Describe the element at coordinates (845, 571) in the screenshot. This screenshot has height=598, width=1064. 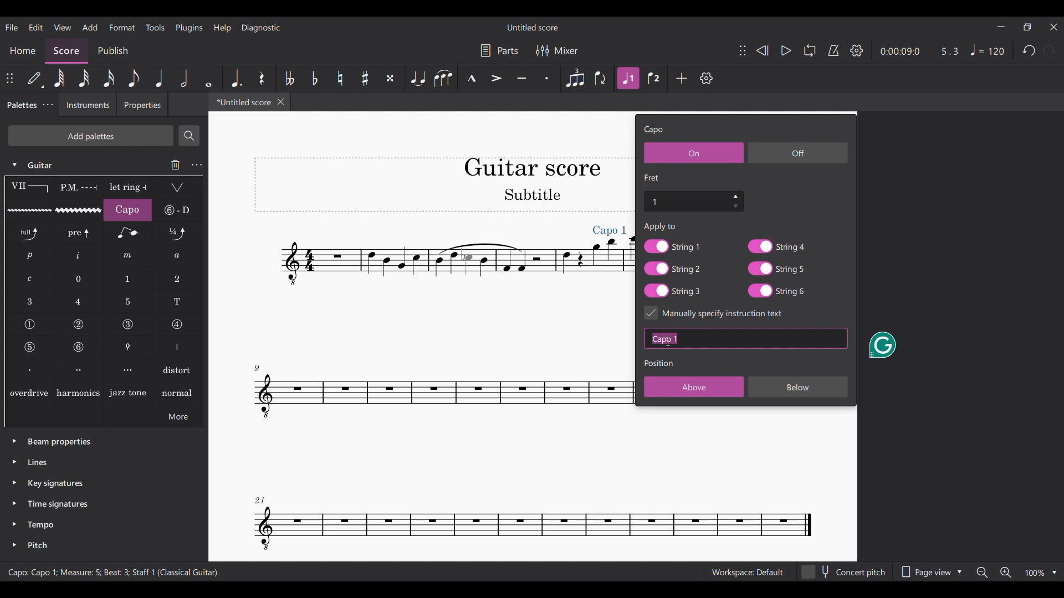
I see `Concert pitch toggle` at that location.